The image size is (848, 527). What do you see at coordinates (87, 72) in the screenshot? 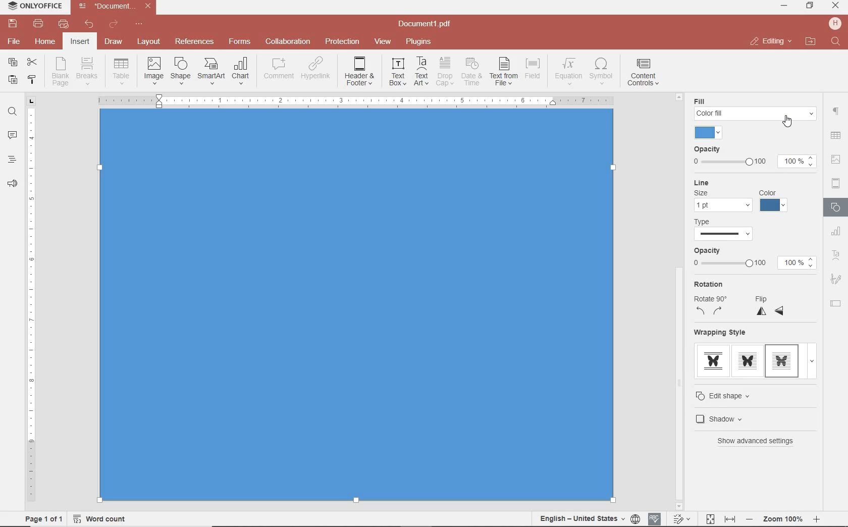
I see `INSERT PAGE OR SECTION BREAK` at bounding box center [87, 72].